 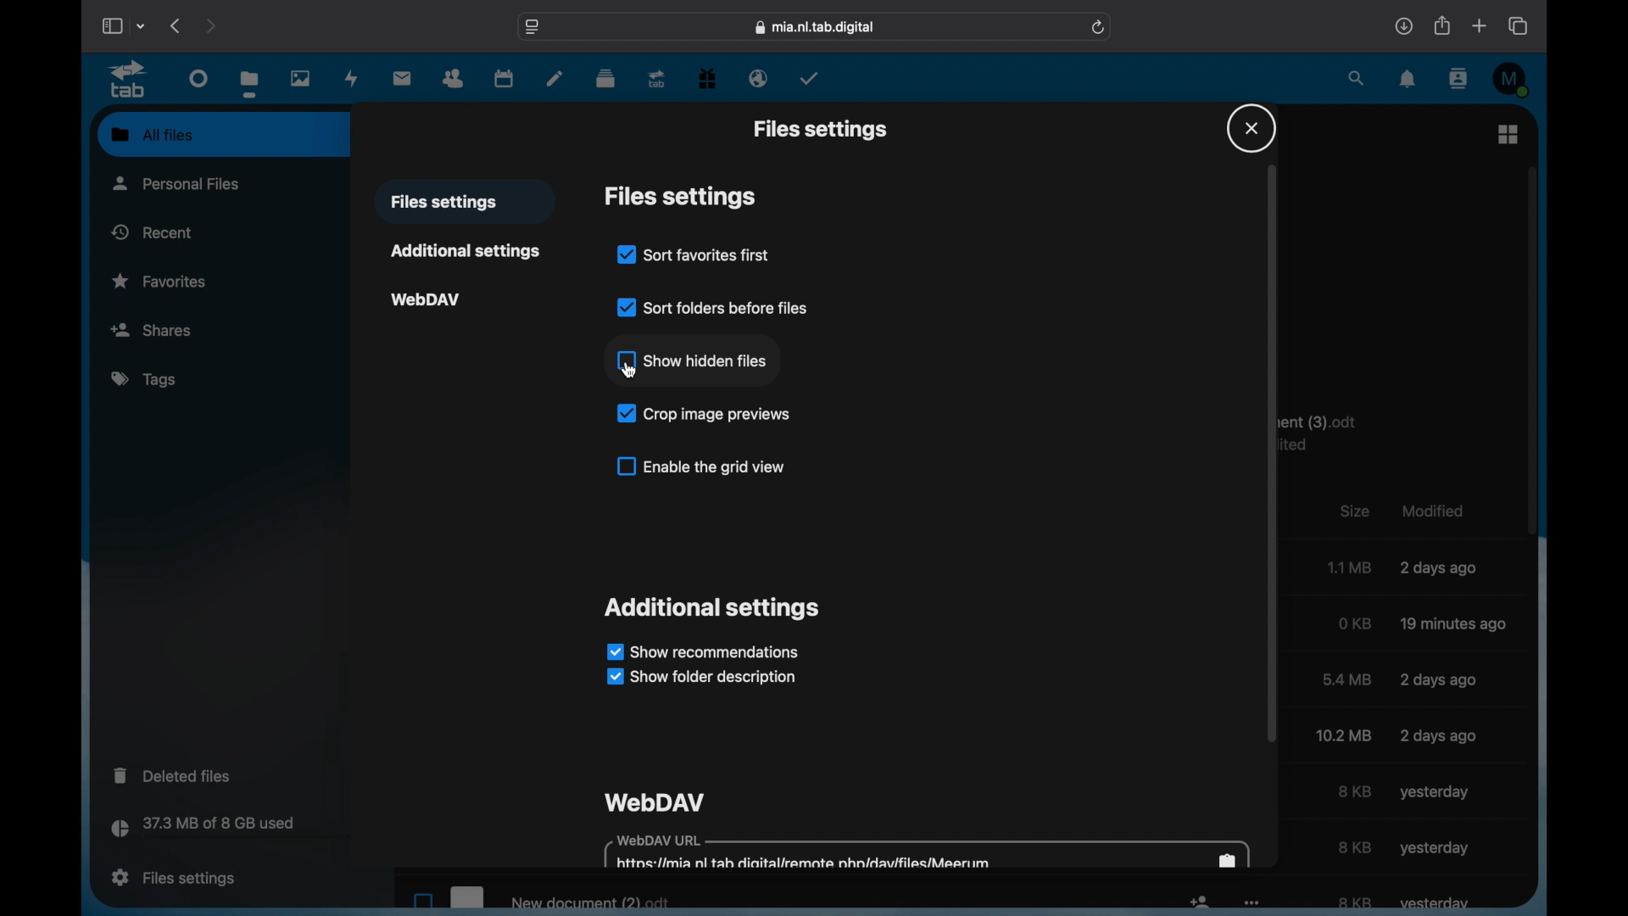 I want to click on size, so click(x=1357, y=623).